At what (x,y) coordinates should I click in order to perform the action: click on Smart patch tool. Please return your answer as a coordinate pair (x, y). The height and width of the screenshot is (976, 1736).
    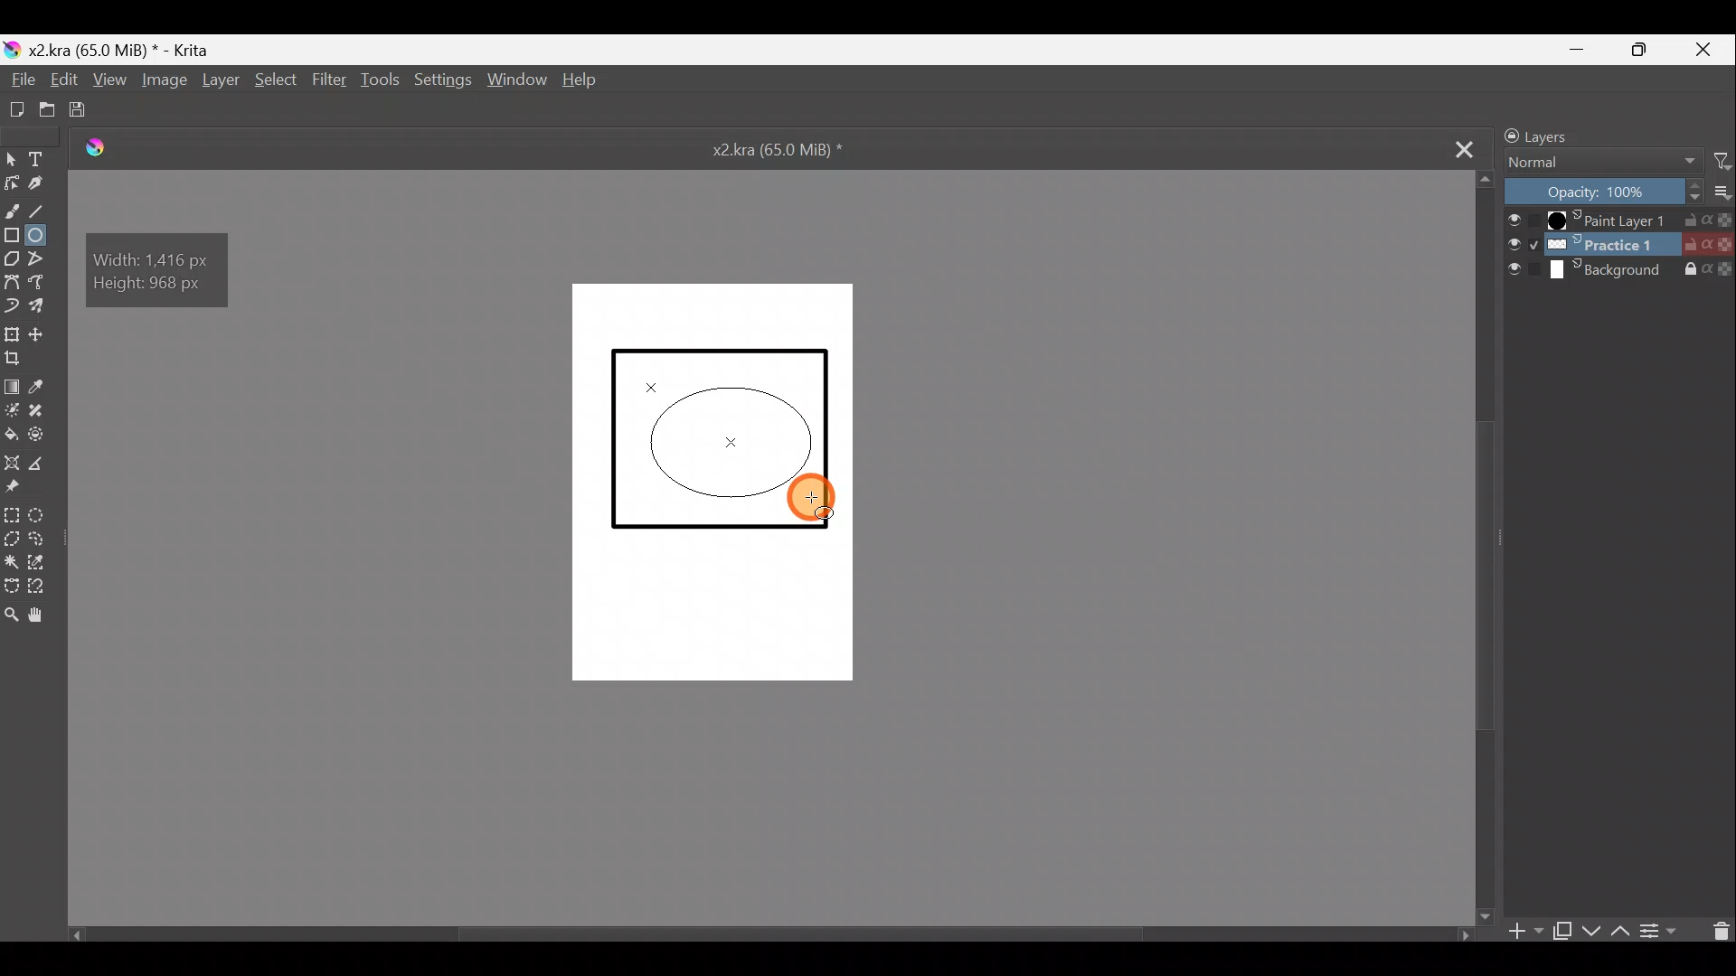
    Looking at the image, I should click on (42, 410).